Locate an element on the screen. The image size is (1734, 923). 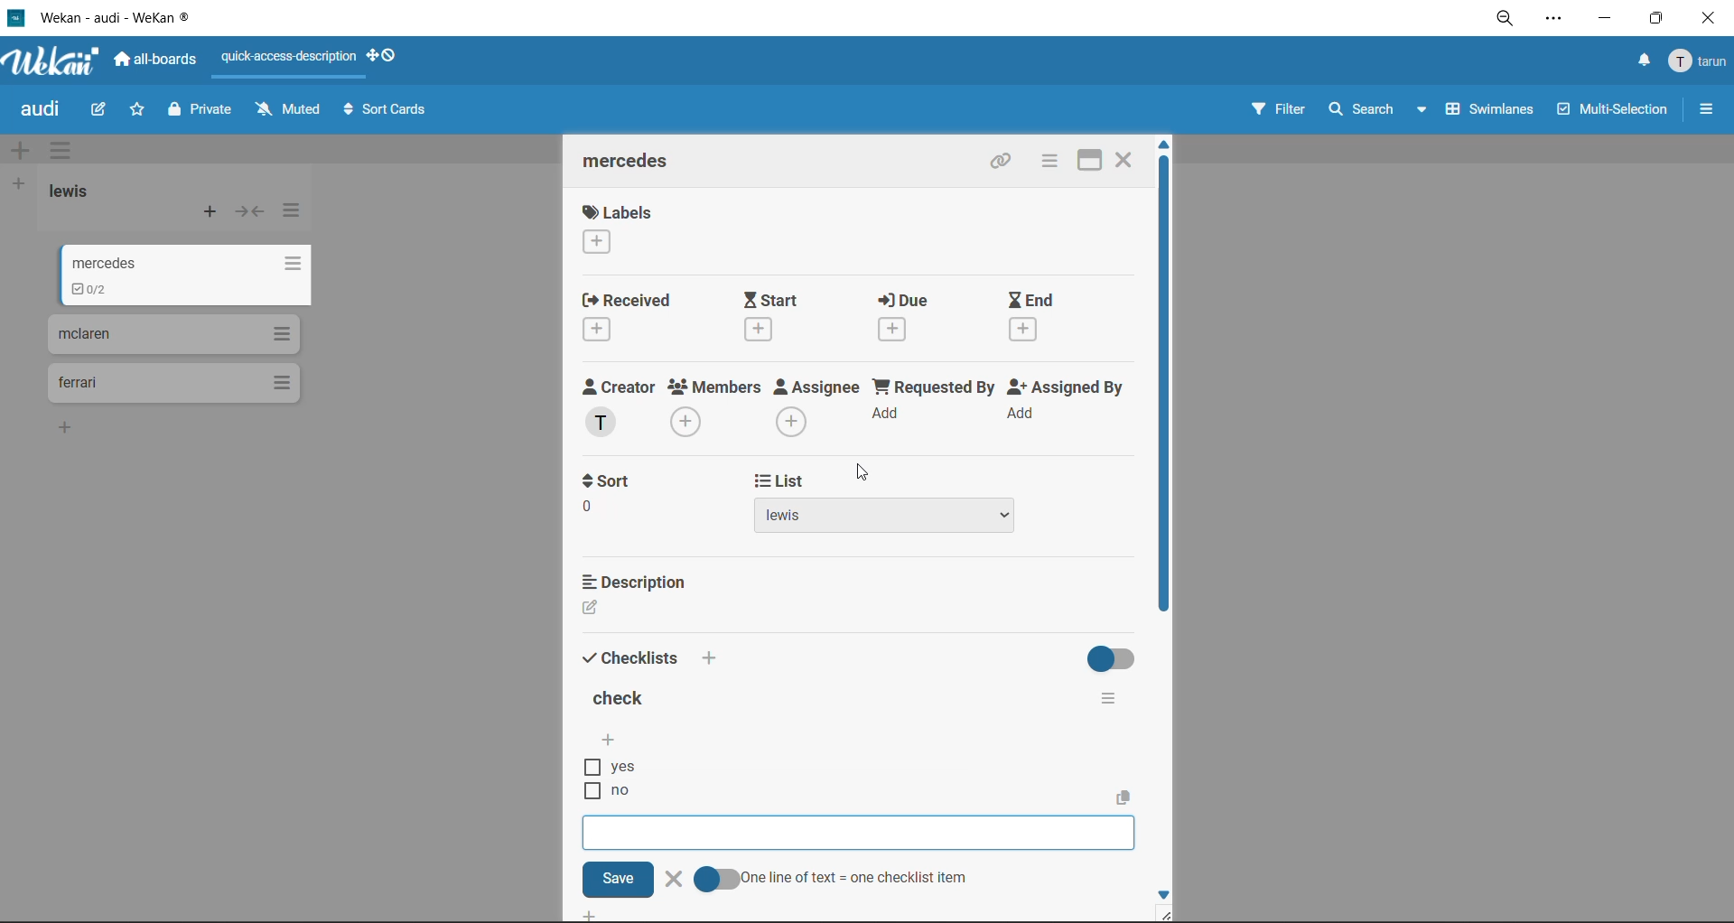
maximize is located at coordinates (1082, 160).